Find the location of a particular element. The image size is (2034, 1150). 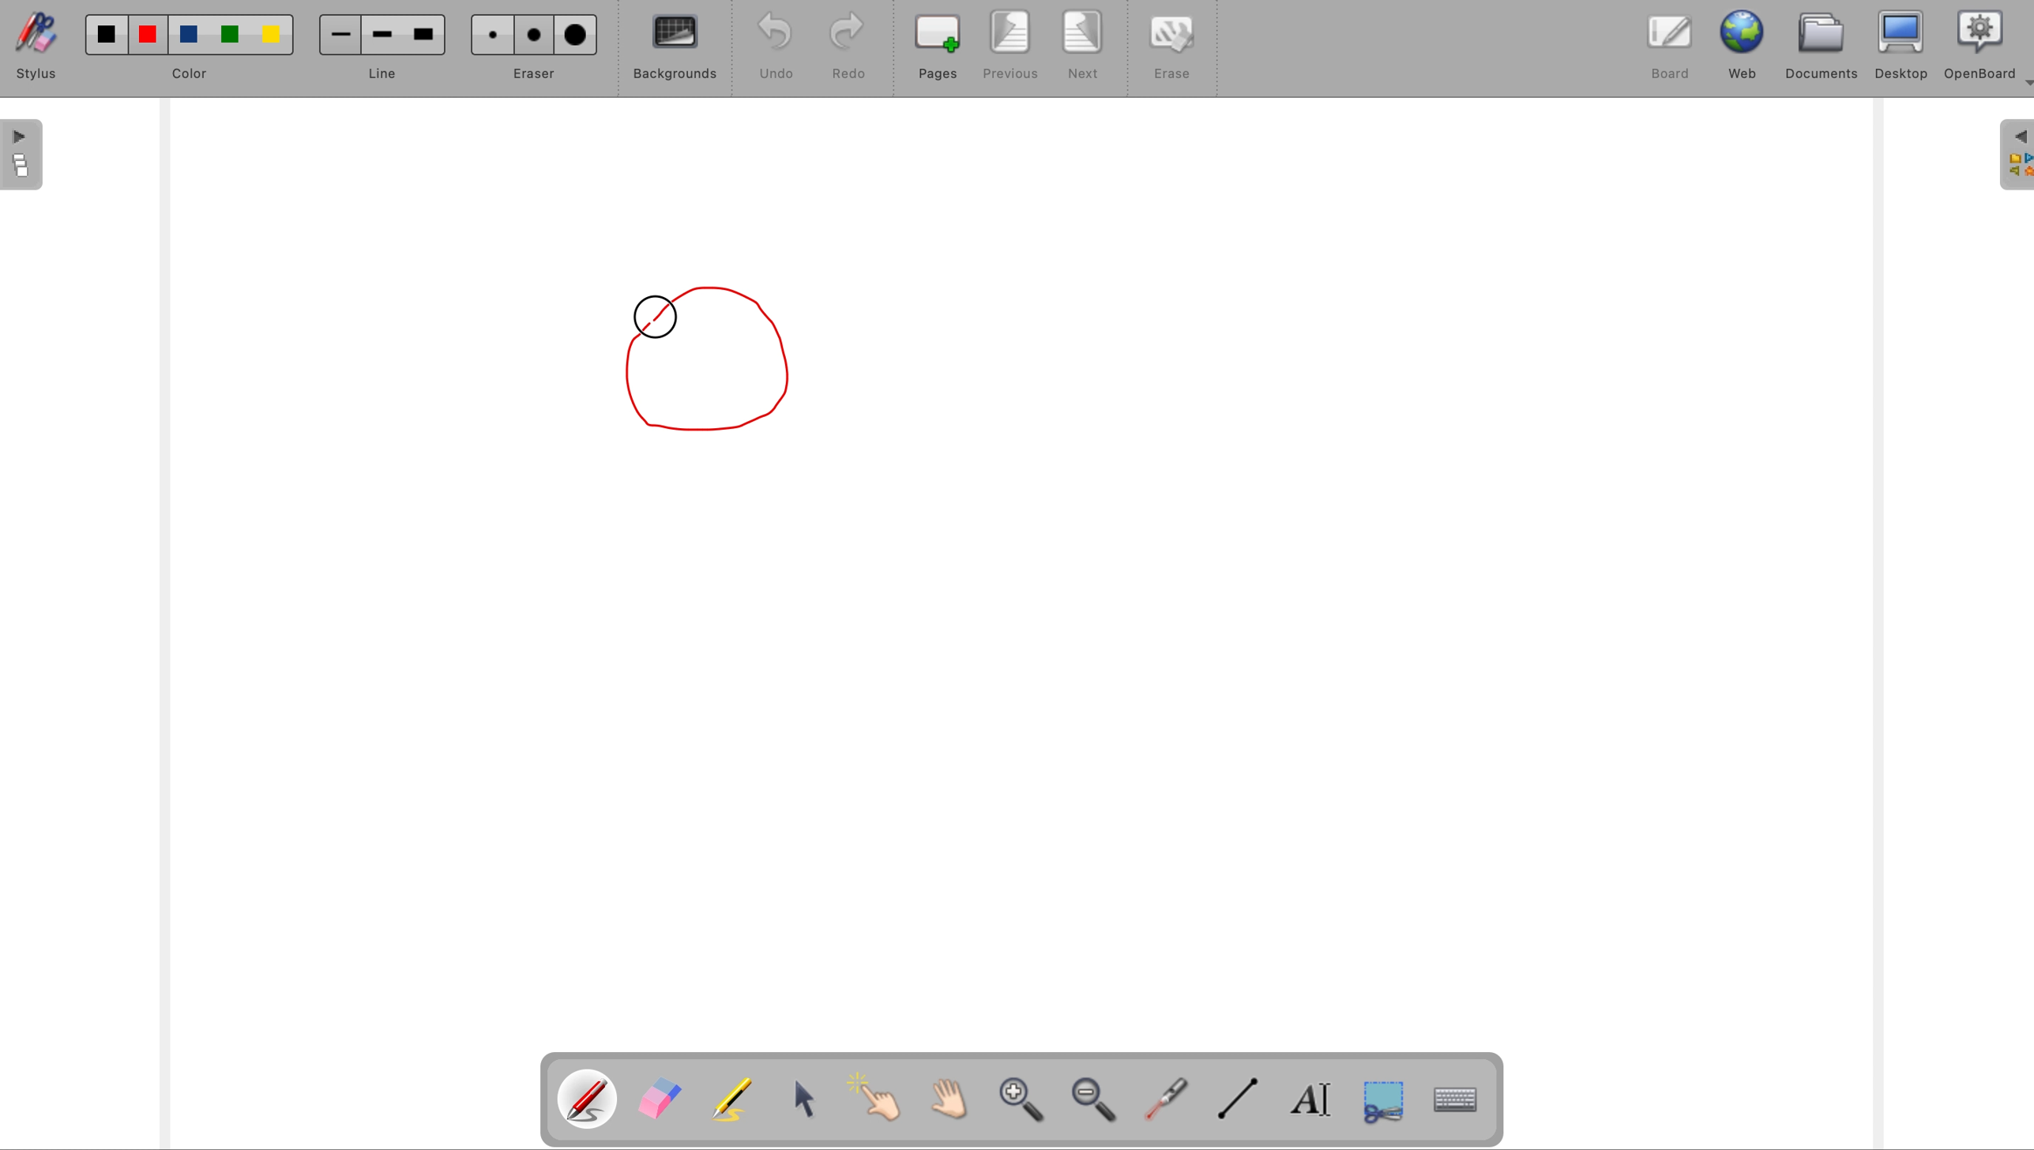

board is located at coordinates (1665, 52).